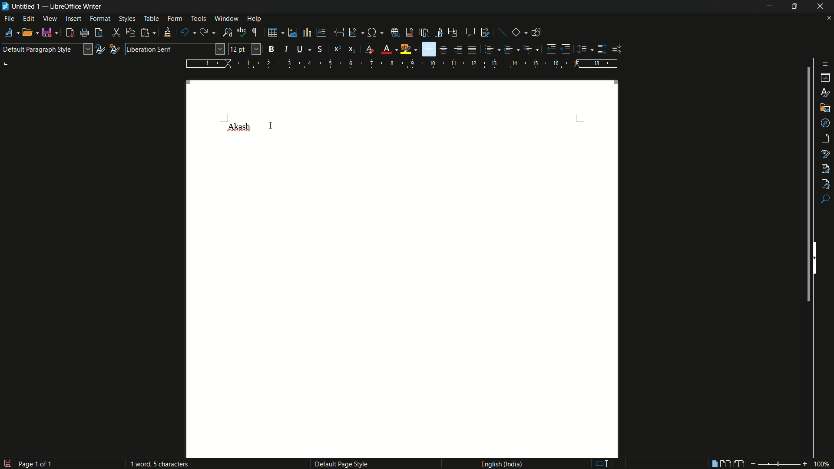  Describe the element at coordinates (826, 139) in the screenshot. I see `page` at that location.